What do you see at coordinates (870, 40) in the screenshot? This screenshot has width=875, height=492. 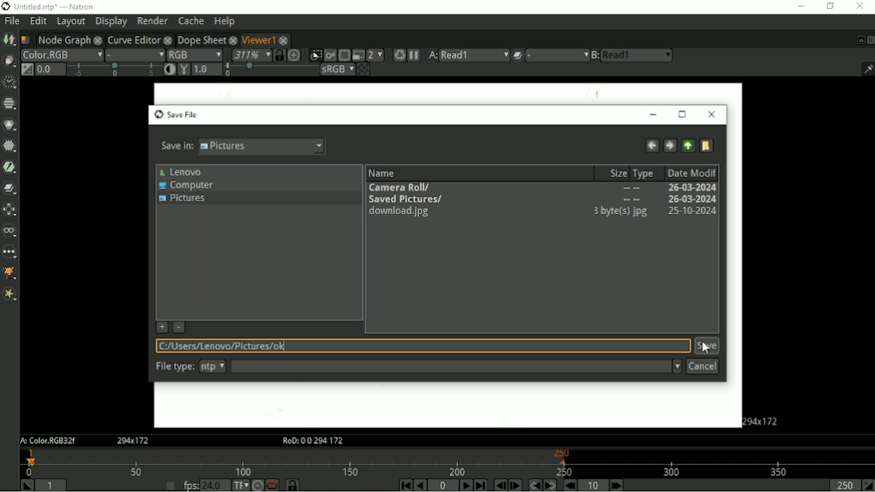 I see `Close` at bounding box center [870, 40].